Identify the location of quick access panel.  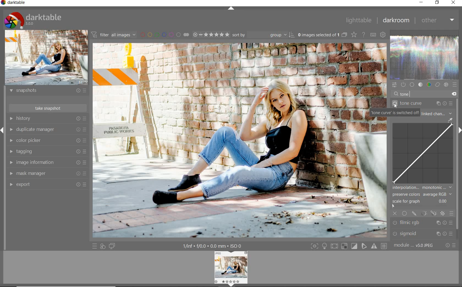
(394, 84).